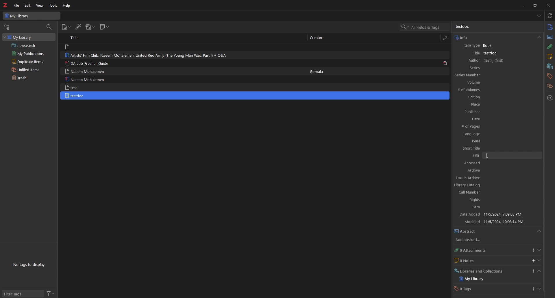 The image size is (555, 298). Describe the element at coordinates (26, 78) in the screenshot. I see `trash` at that location.